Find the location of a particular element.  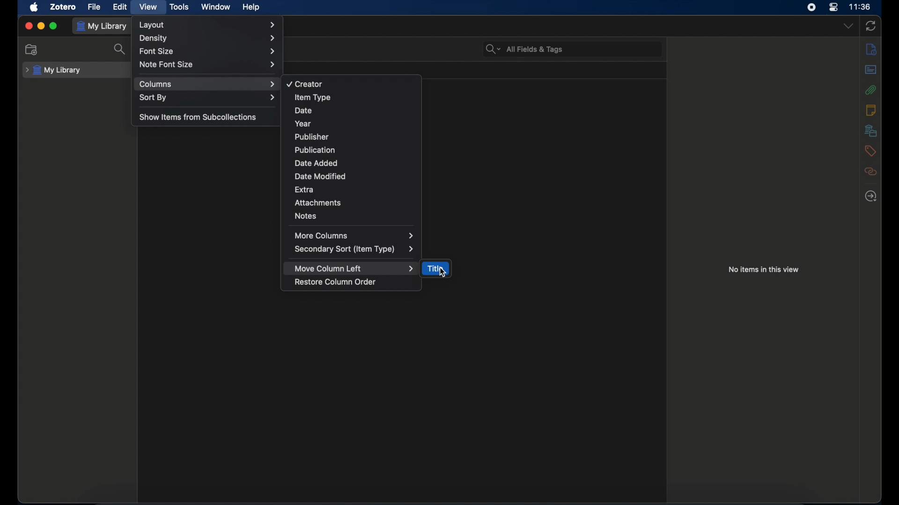

search is located at coordinates (120, 50).